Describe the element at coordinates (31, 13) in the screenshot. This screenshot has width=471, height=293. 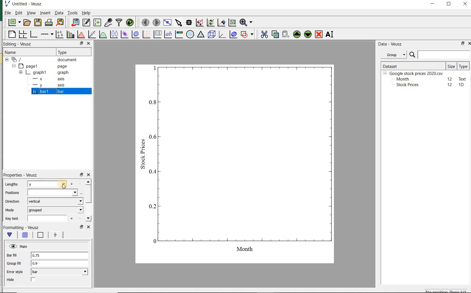
I see `view` at that location.